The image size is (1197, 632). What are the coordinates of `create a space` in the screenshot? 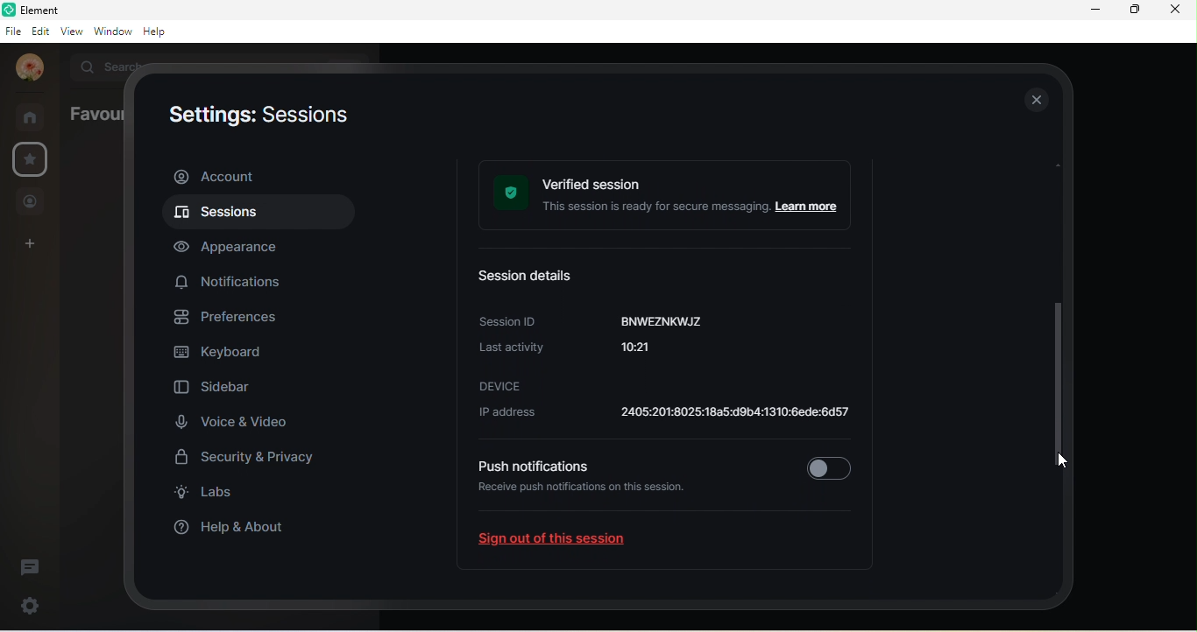 It's located at (33, 245).